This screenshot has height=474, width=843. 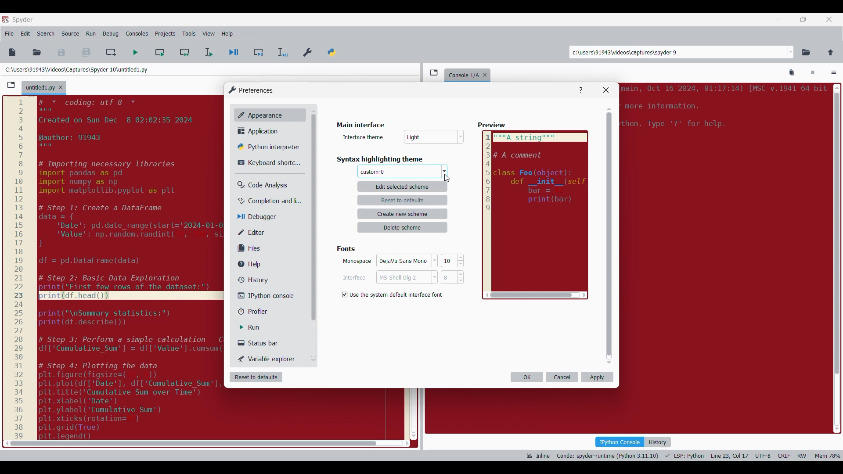 What do you see at coordinates (597, 377) in the screenshot?
I see `Apply` at bounding box center [597, 377].